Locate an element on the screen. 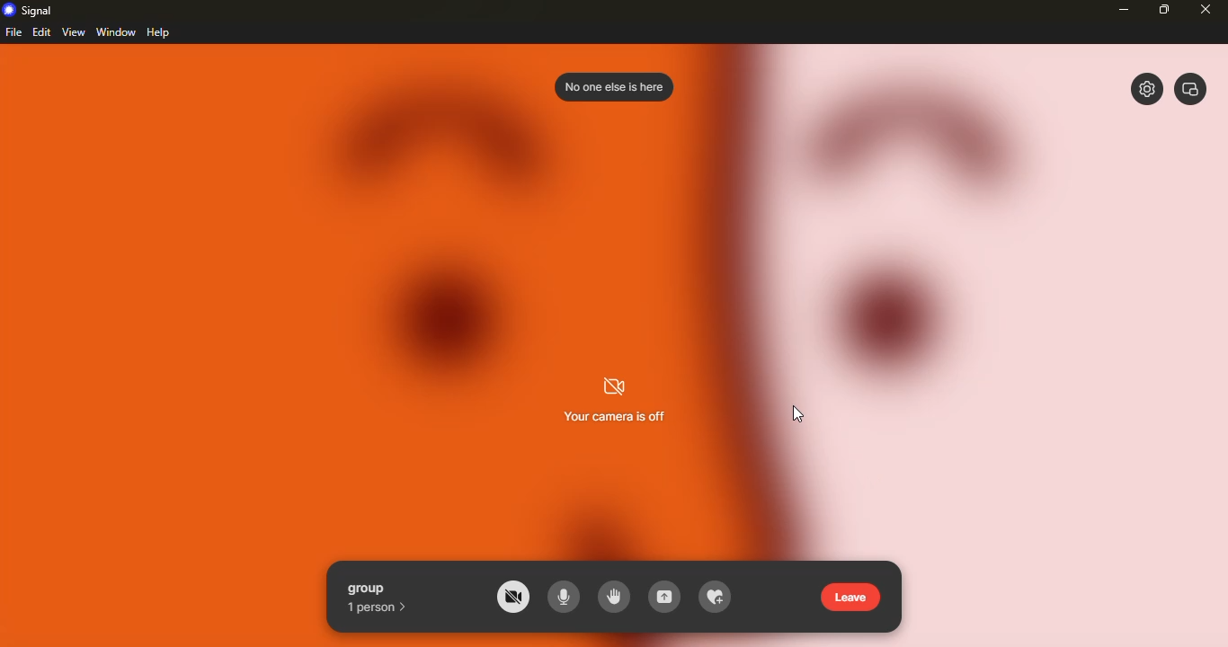 The width and height of the screenshot is (1228, 647). view is located at coordinates (75, 32).